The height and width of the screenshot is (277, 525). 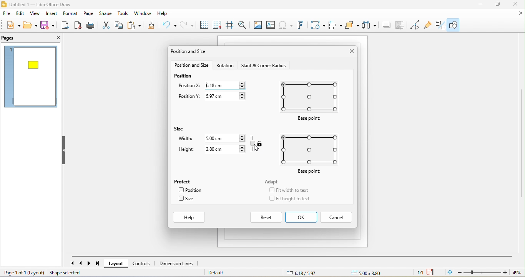 I want to click on start and corner radious, so click(x=263, y=66).